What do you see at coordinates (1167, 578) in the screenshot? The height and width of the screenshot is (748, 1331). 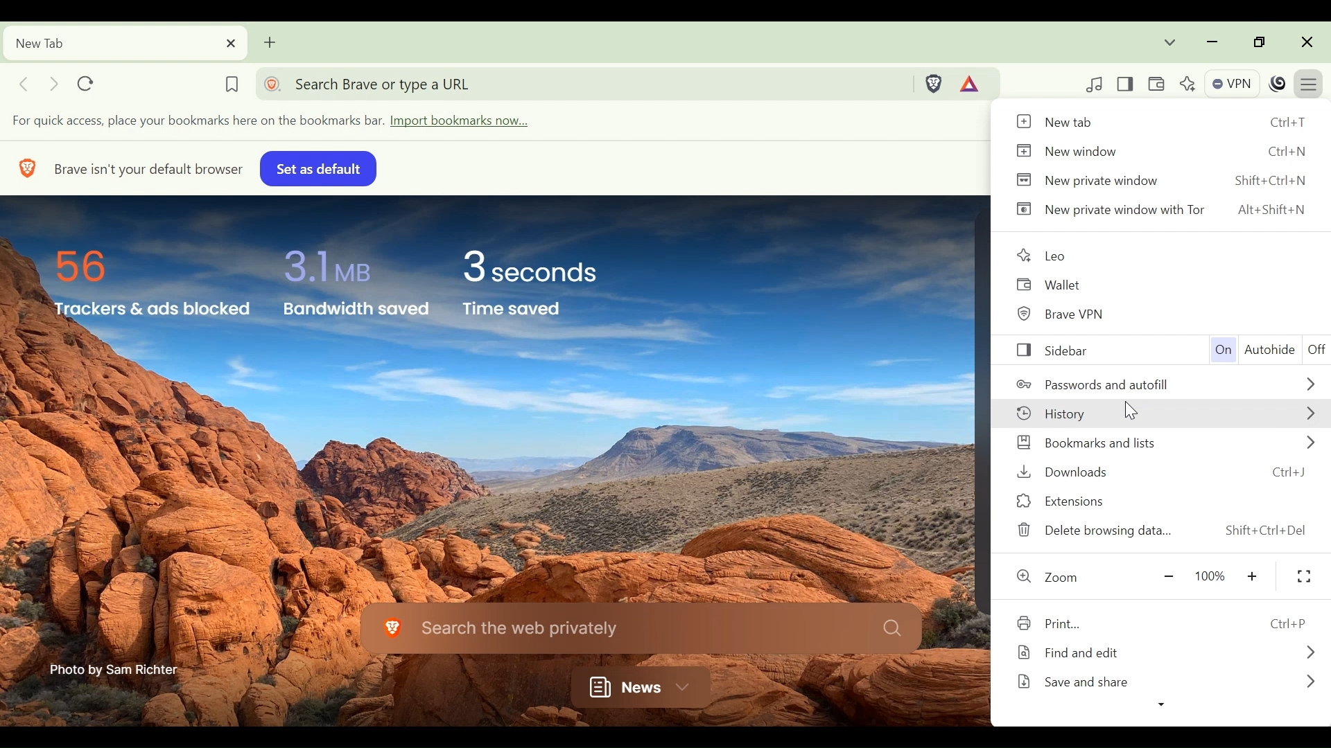 I see `Zoom out` at bounding box center [1167, 578].